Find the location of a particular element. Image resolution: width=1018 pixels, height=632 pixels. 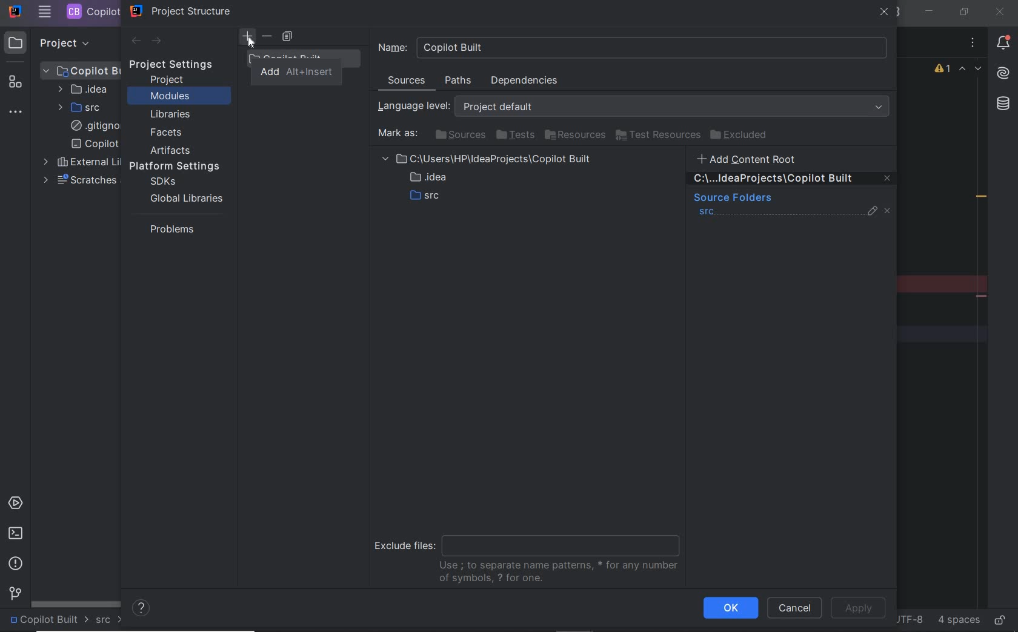

libraries is located at coordinates (171, 115).